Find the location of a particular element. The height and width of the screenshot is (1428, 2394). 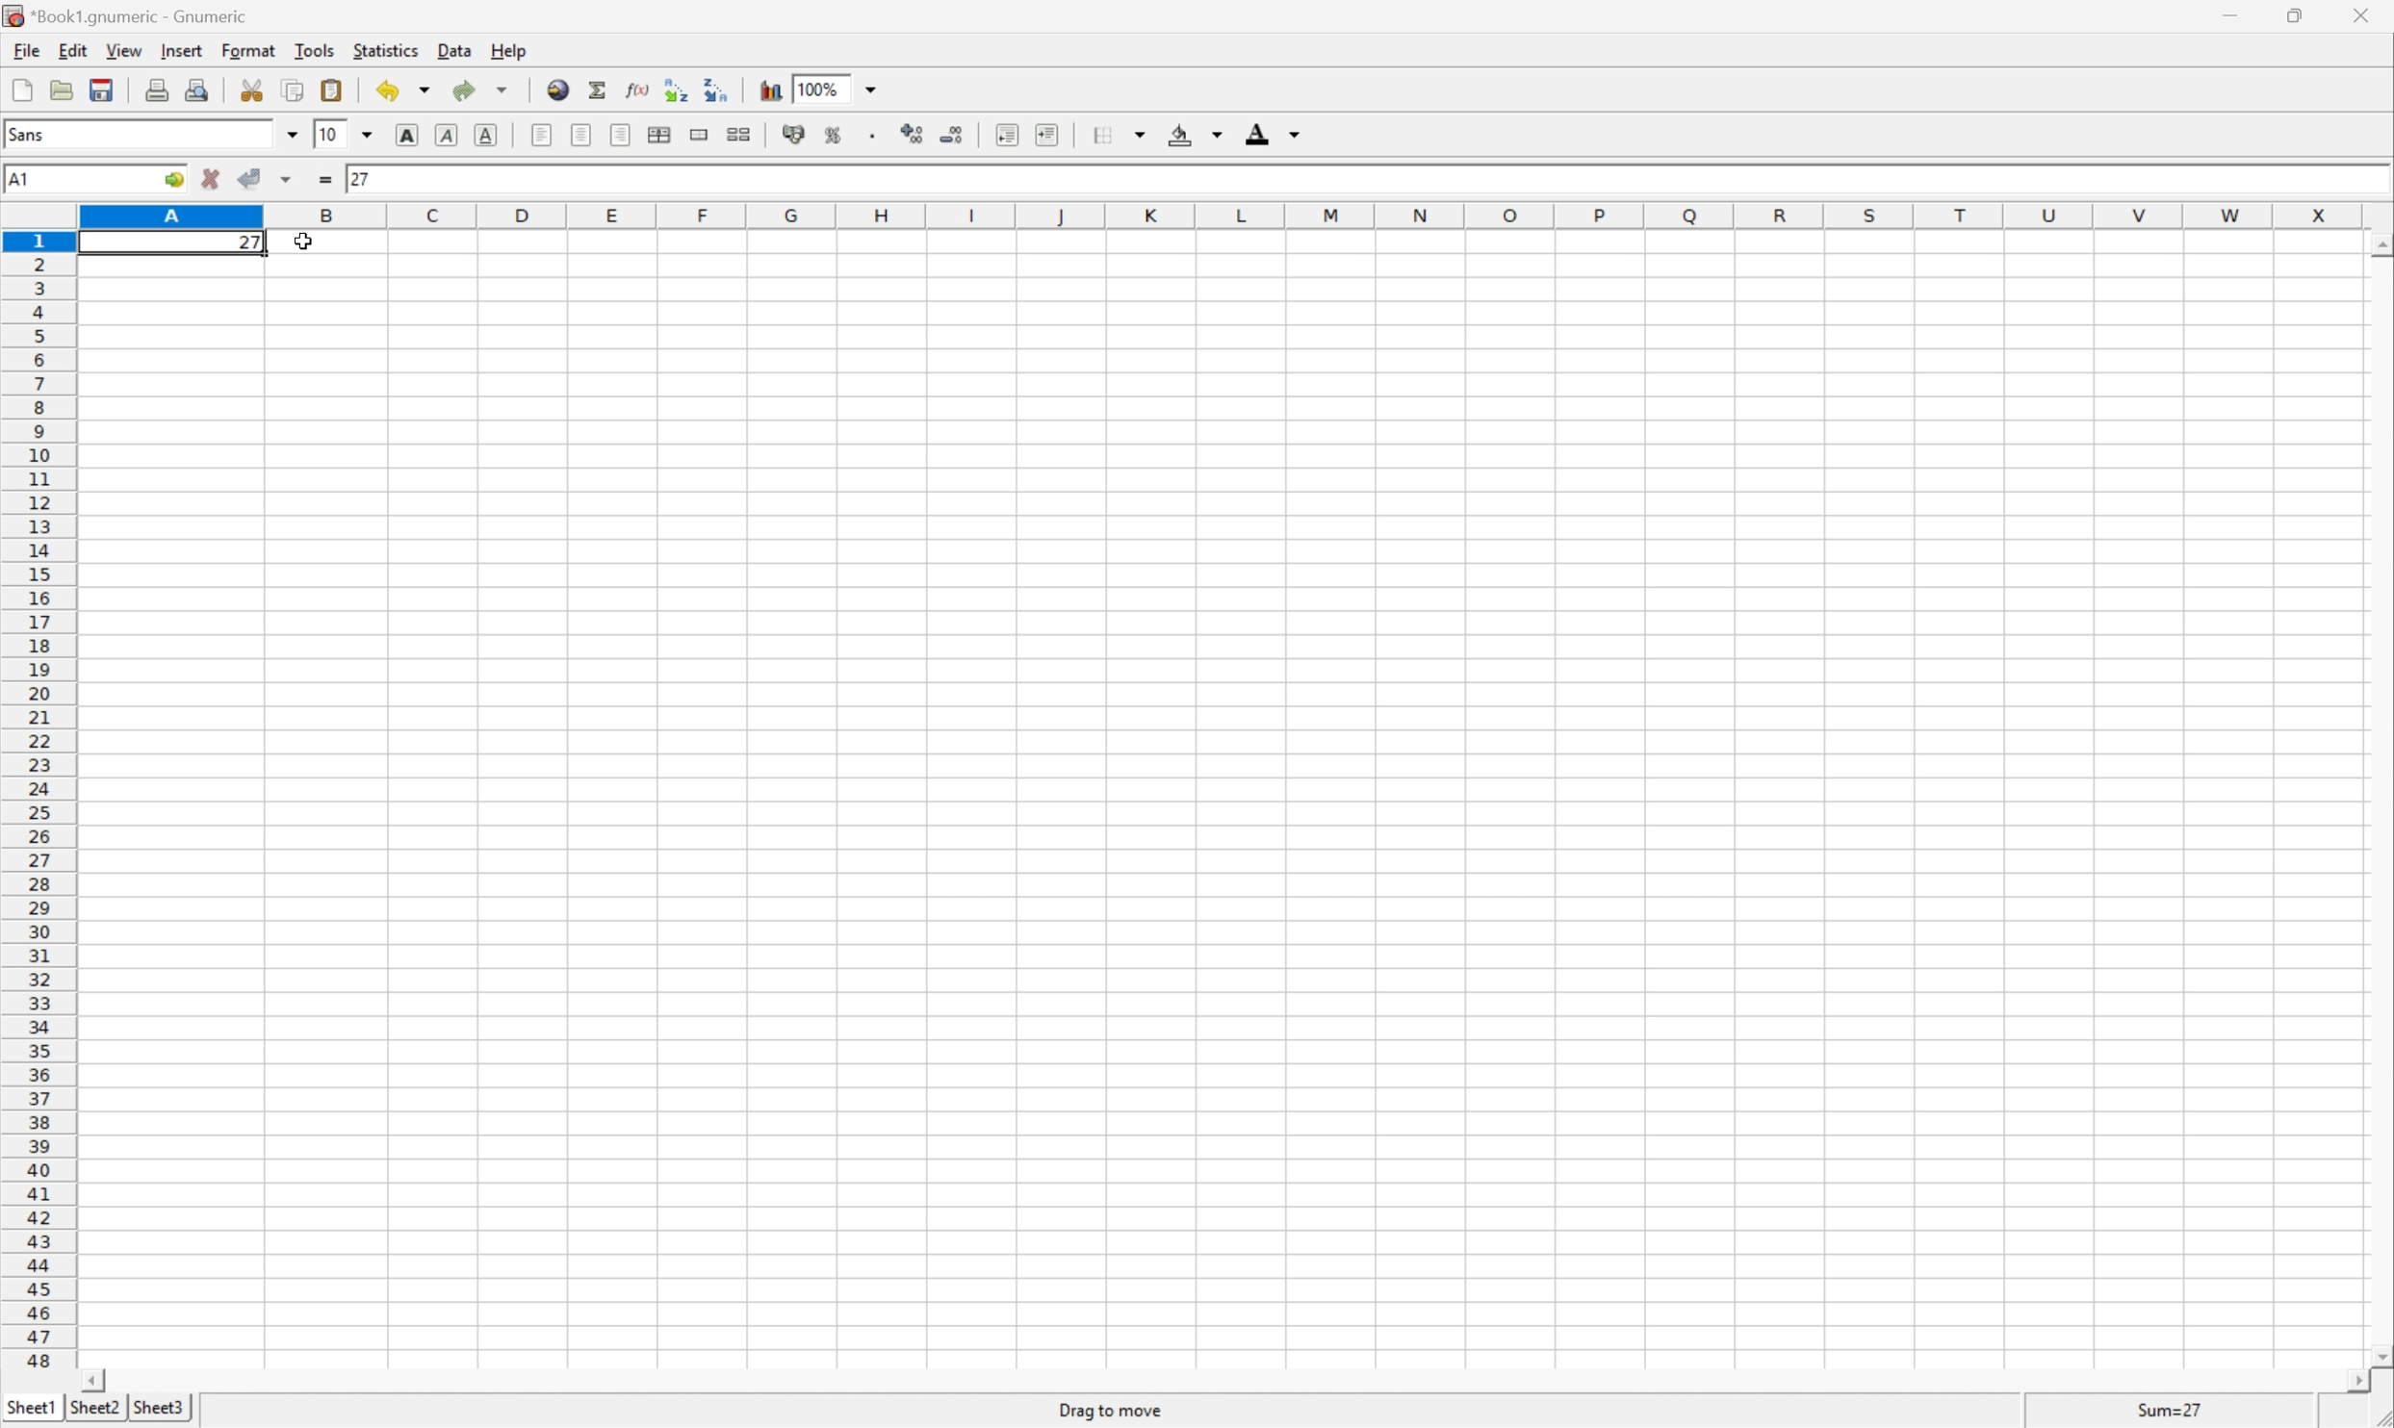

Insert a chart is located at coordinates (769, 89).